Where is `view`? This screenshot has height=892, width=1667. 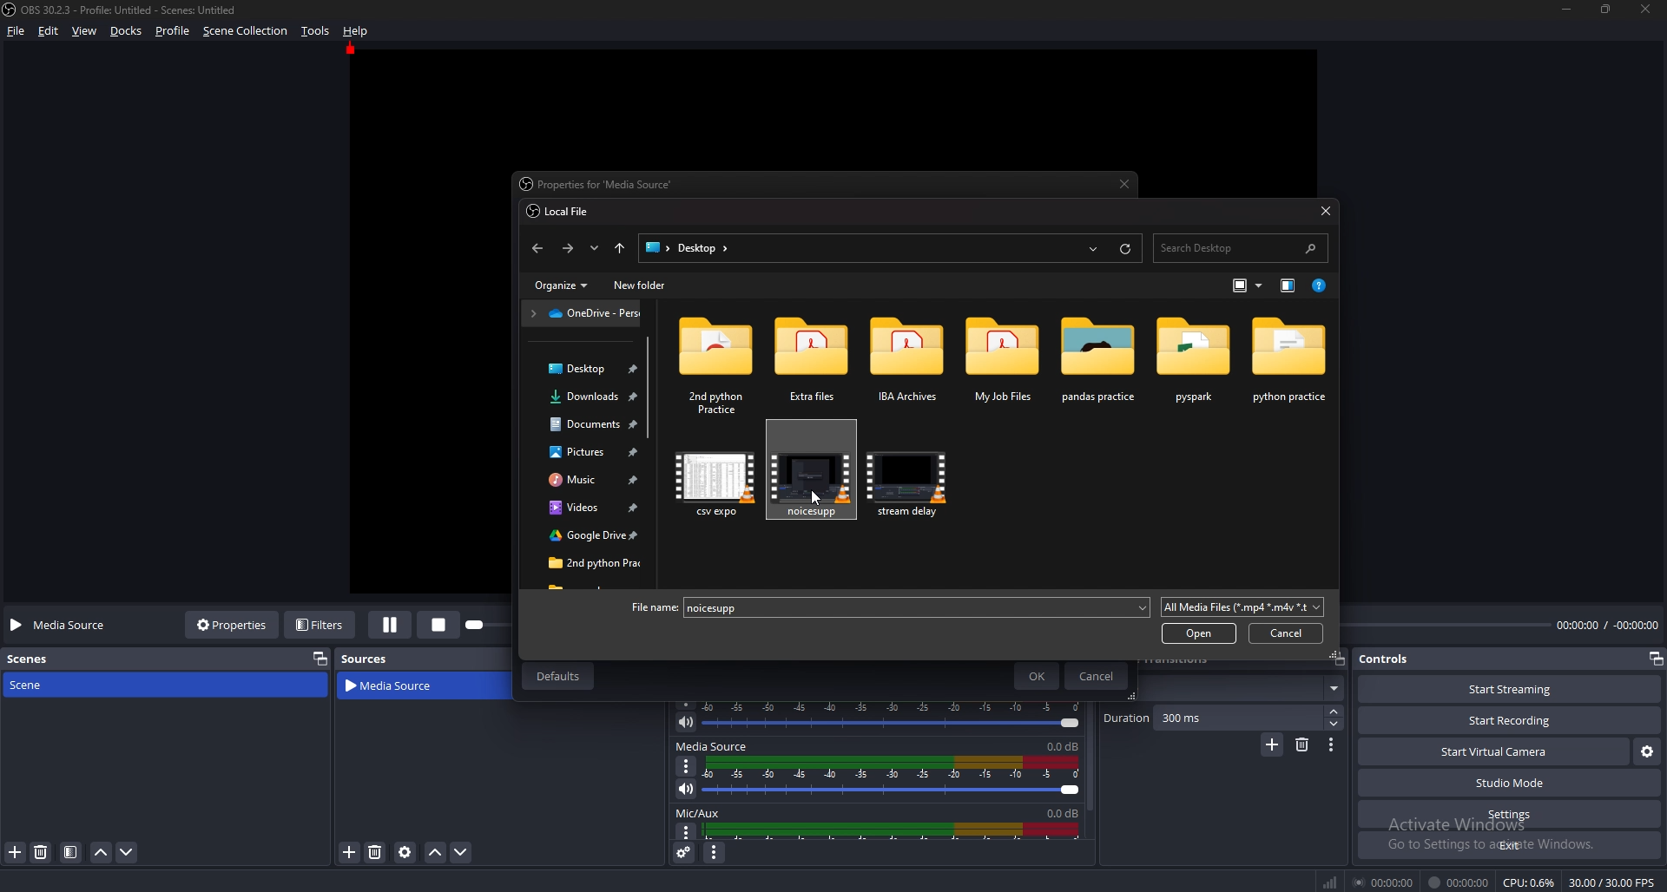
view is located at coordinates (85, 32).